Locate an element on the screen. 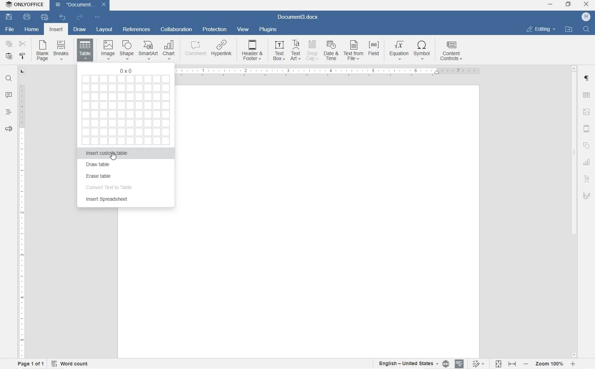 The height and width of the screenshot is (369, 595). Image is located at coordinates (108, 49).